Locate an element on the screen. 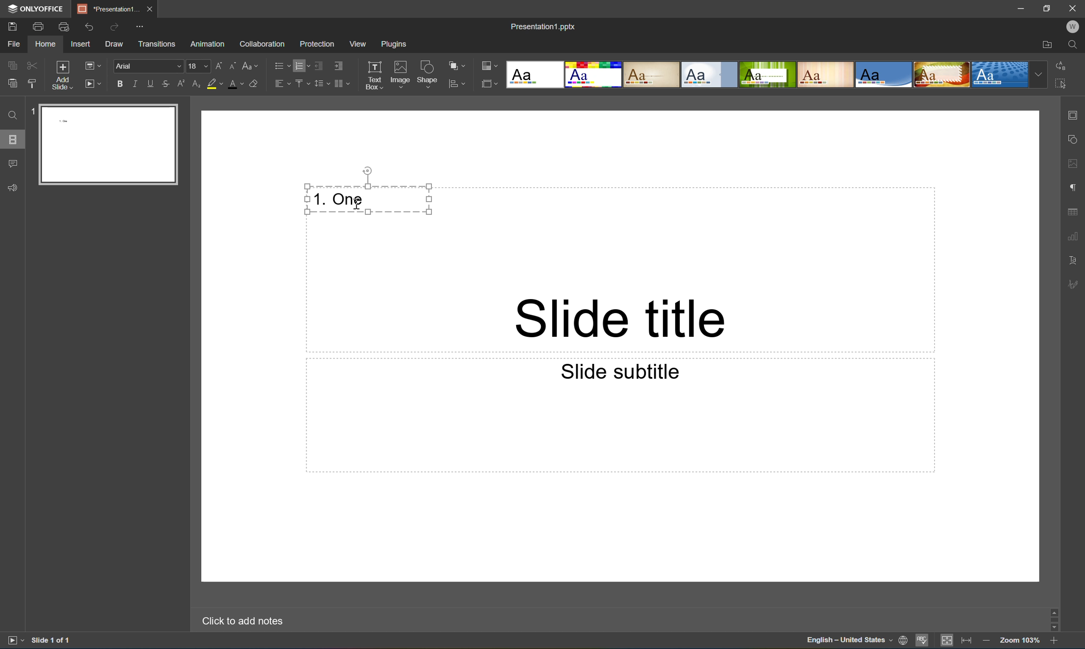 This screenshot has height=649, width=1085. Font color is located at coordinates (235, 85).